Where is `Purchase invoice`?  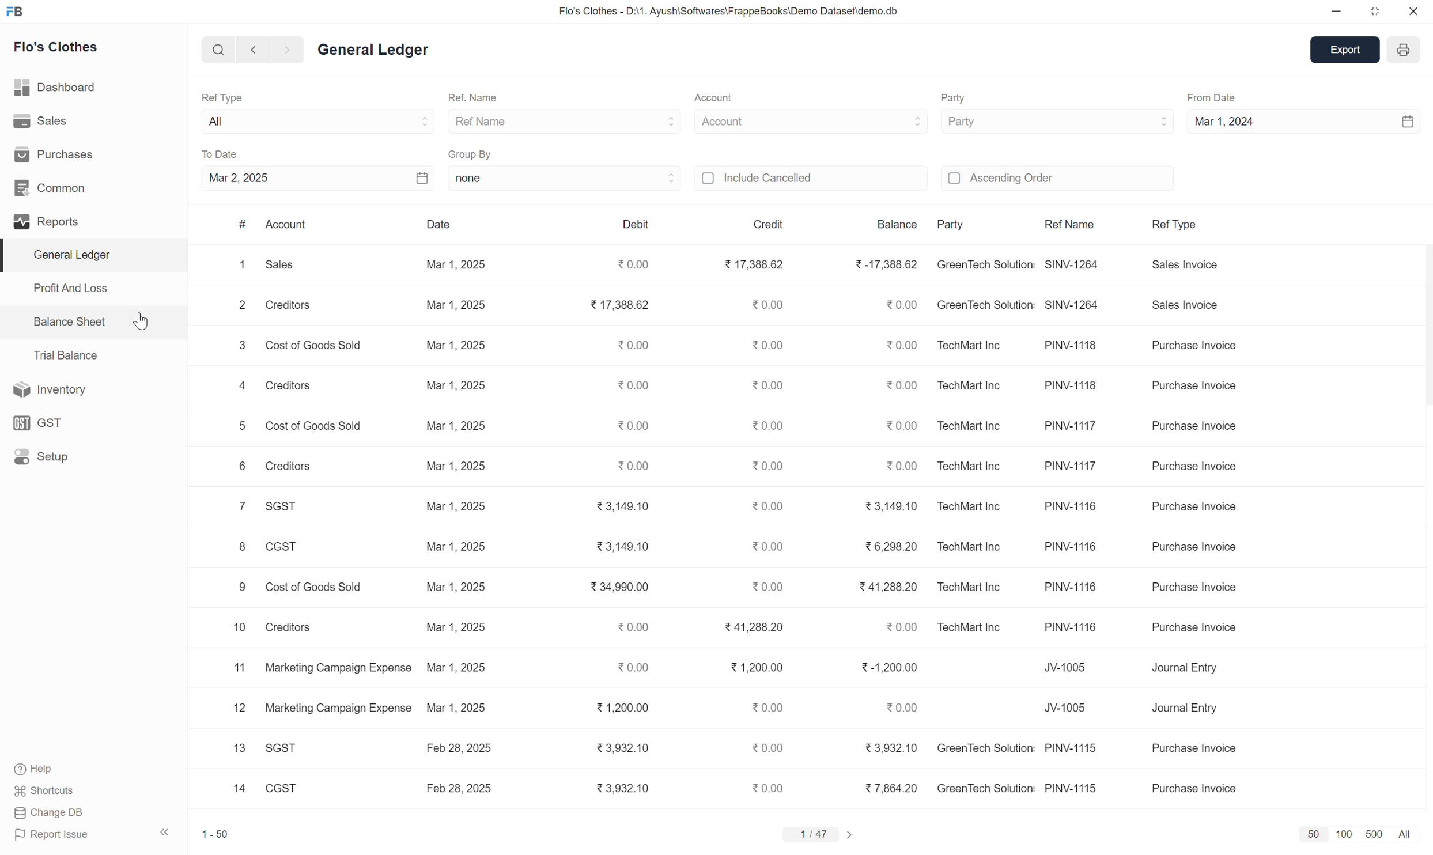
Purchase invoice is located at coordinates (1199, 426).